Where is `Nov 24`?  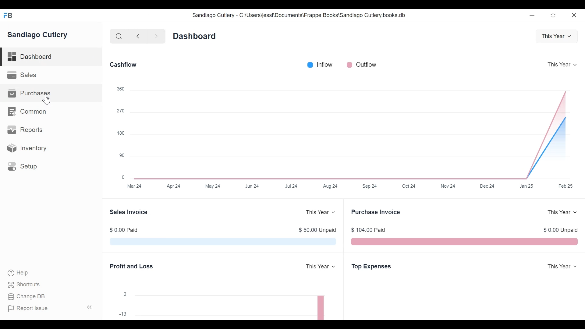
Nov 24 is located at coordinates (448, 186).